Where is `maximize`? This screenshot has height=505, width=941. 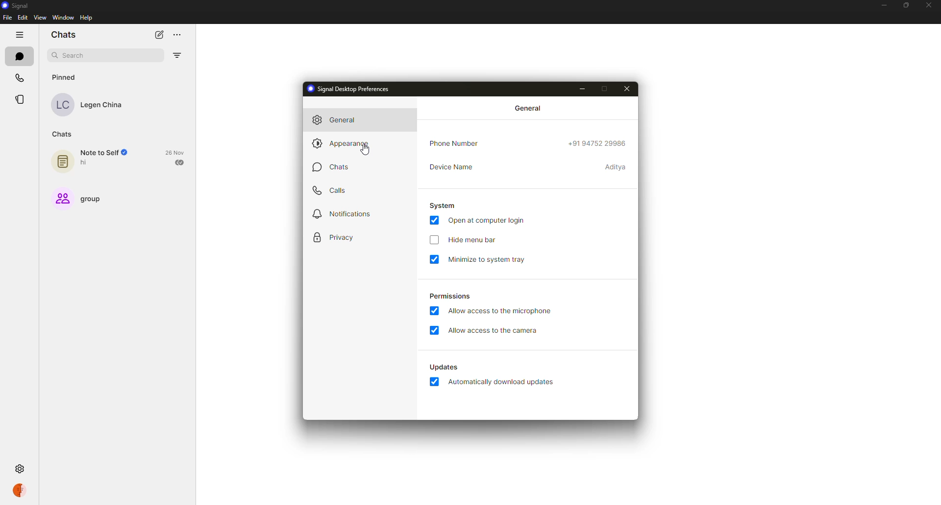 maximize is located at coordinates (604, 87).